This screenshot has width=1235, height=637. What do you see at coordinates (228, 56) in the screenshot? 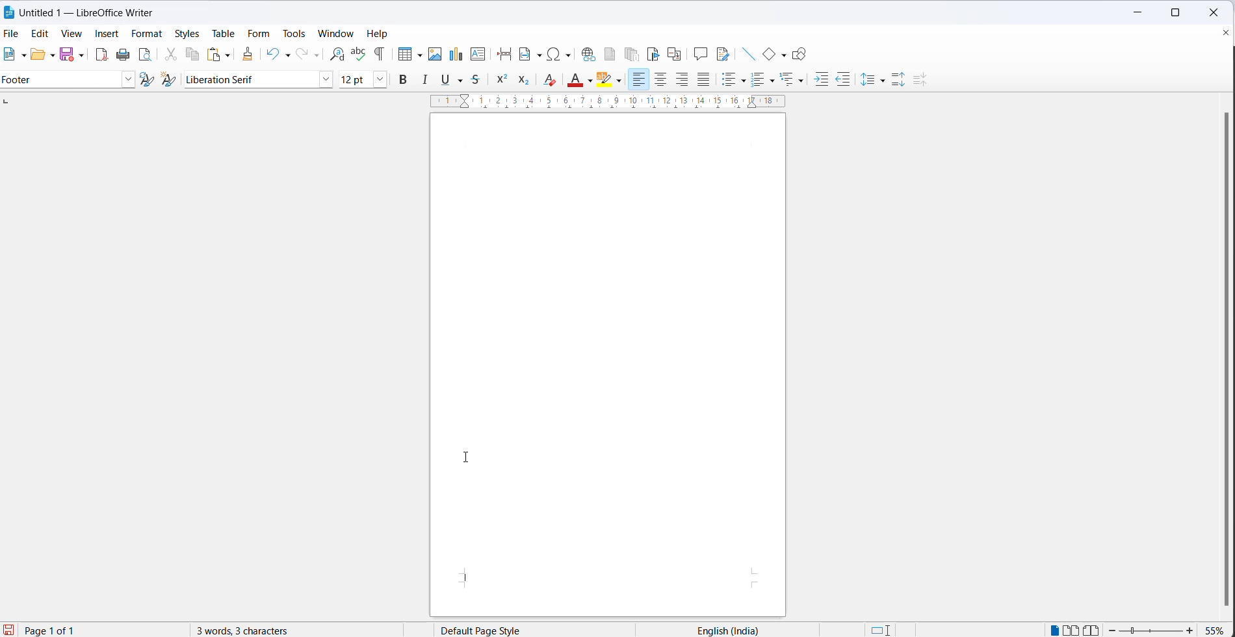
I see `paste options ` at bounding box center [228, 56].